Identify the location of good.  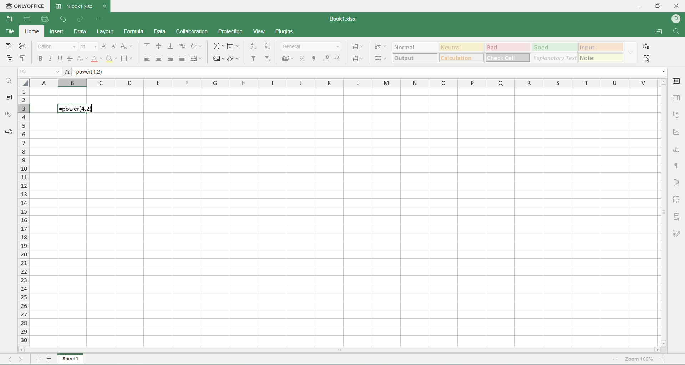
(557, 47).